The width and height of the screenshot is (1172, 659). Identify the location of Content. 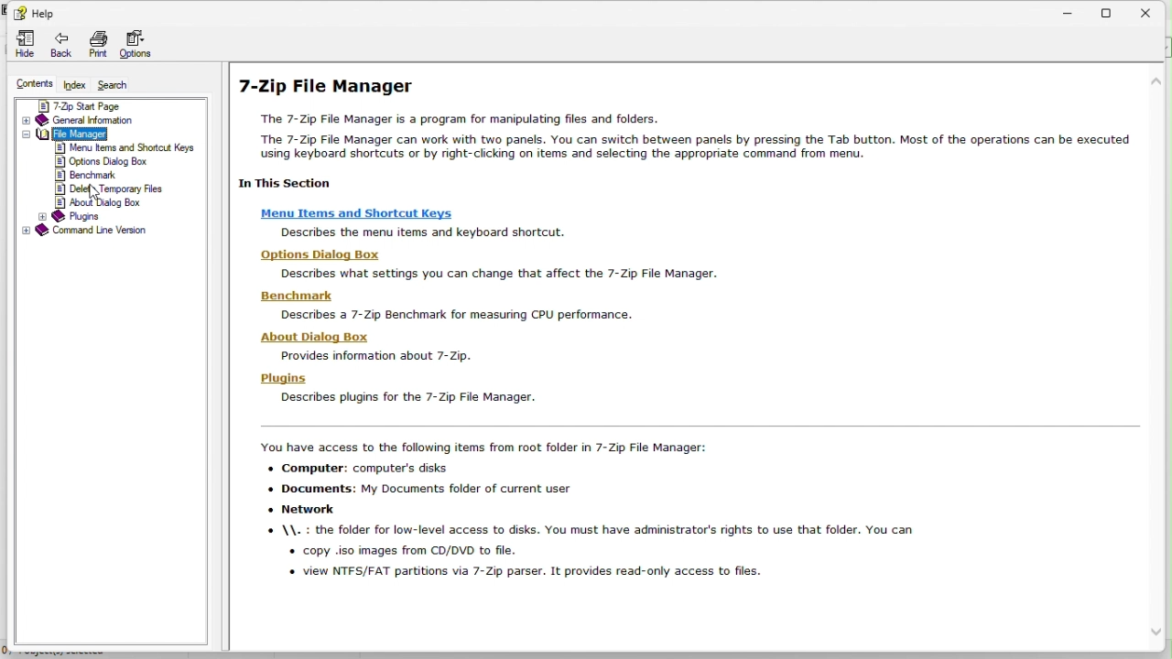
(28, 85).